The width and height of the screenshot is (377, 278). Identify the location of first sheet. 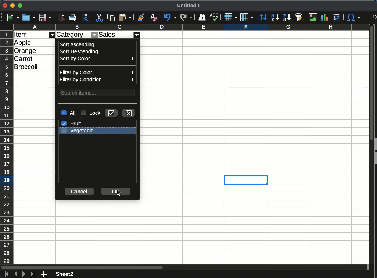
(6, 274).